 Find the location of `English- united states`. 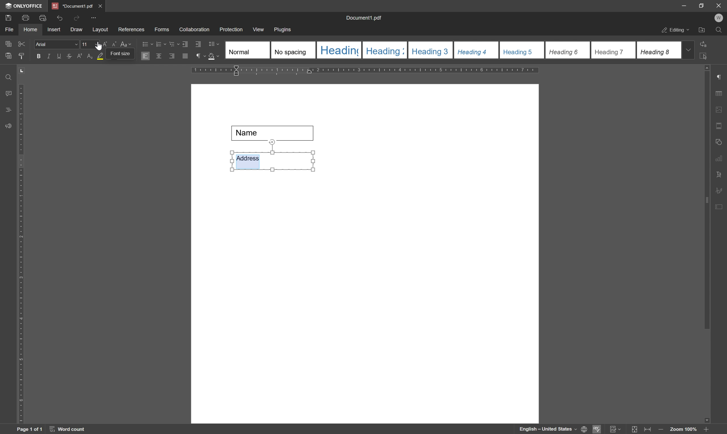

English- united states is located at coordinates (553, 429).